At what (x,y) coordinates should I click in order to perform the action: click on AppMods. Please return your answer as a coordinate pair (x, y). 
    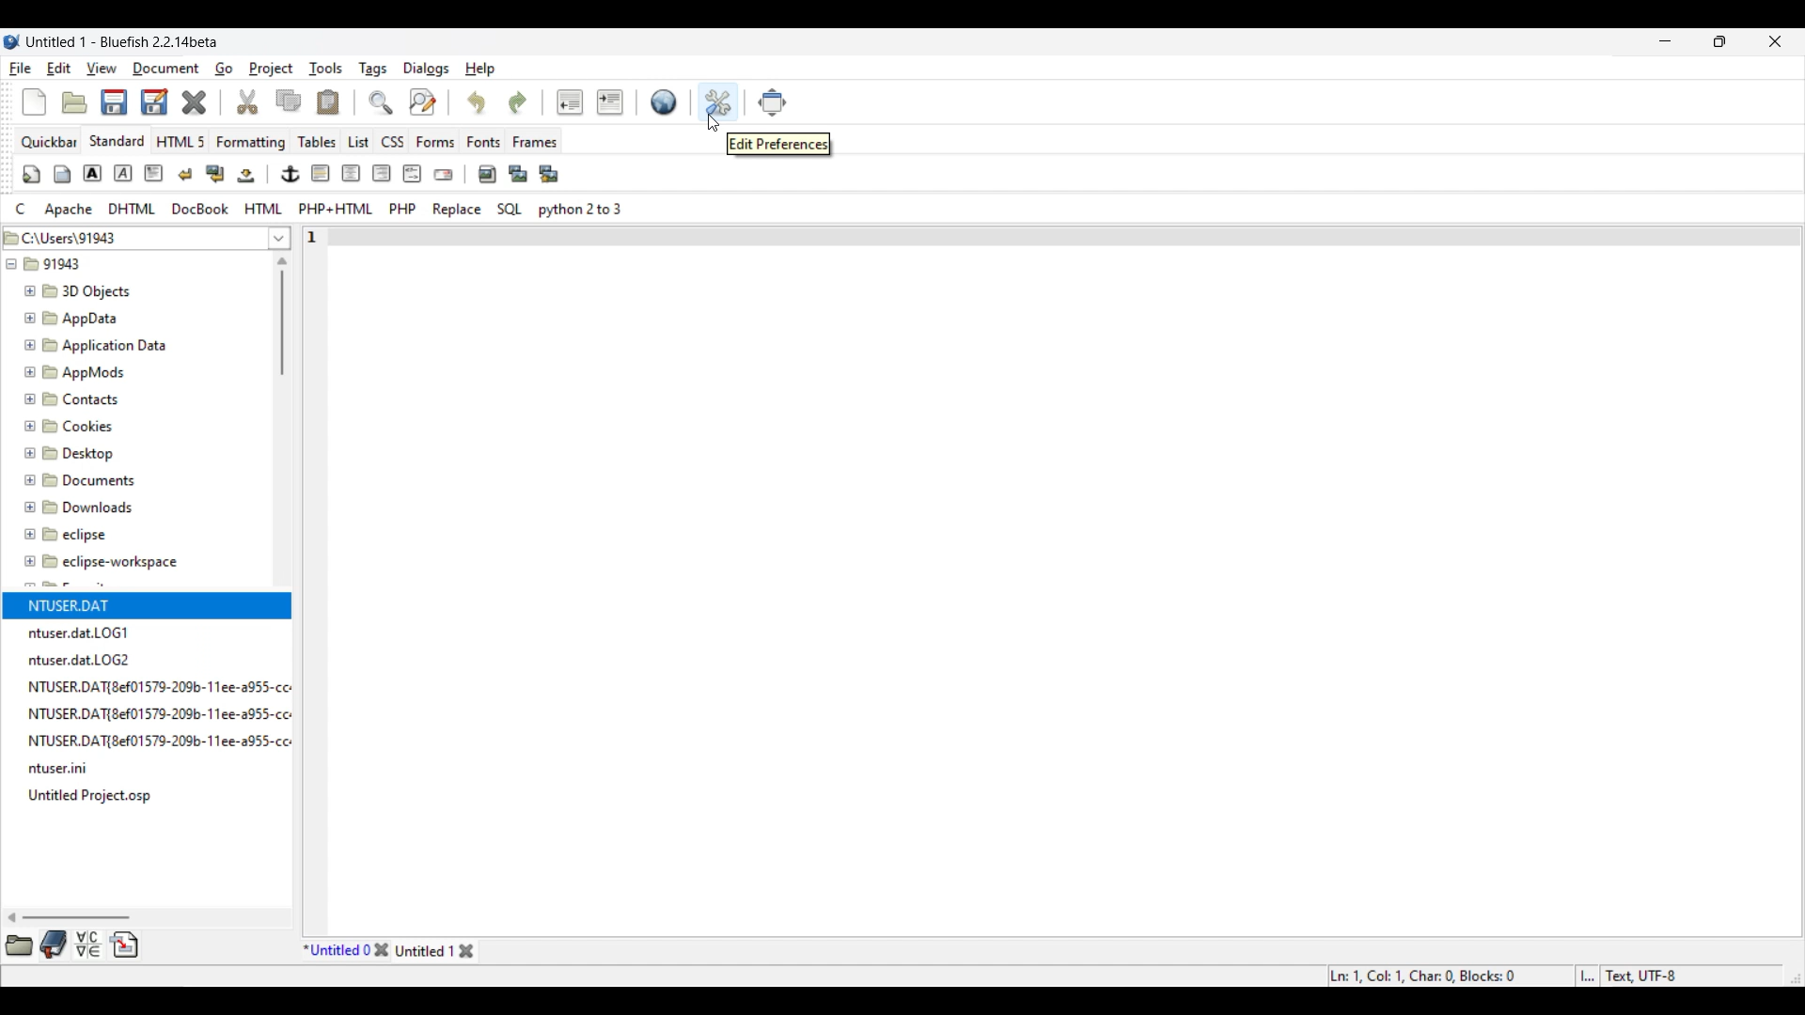
    Looking at the image, I should click on (72, 369).